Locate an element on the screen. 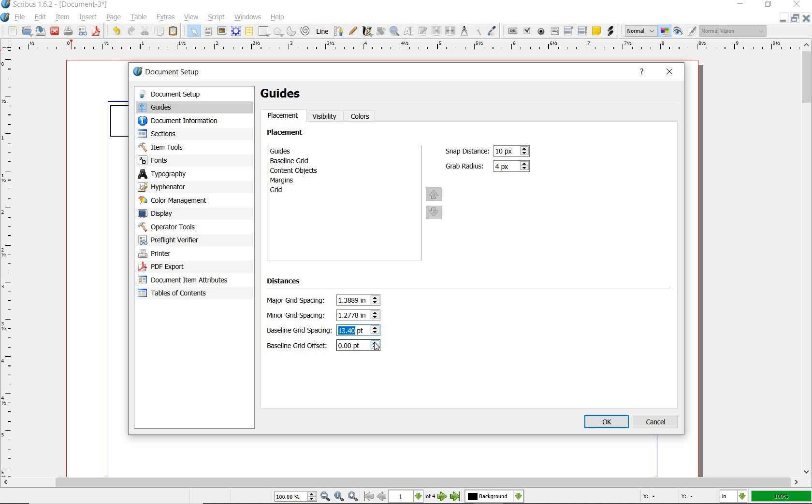  grab radius is located at coordinates (513, 167).